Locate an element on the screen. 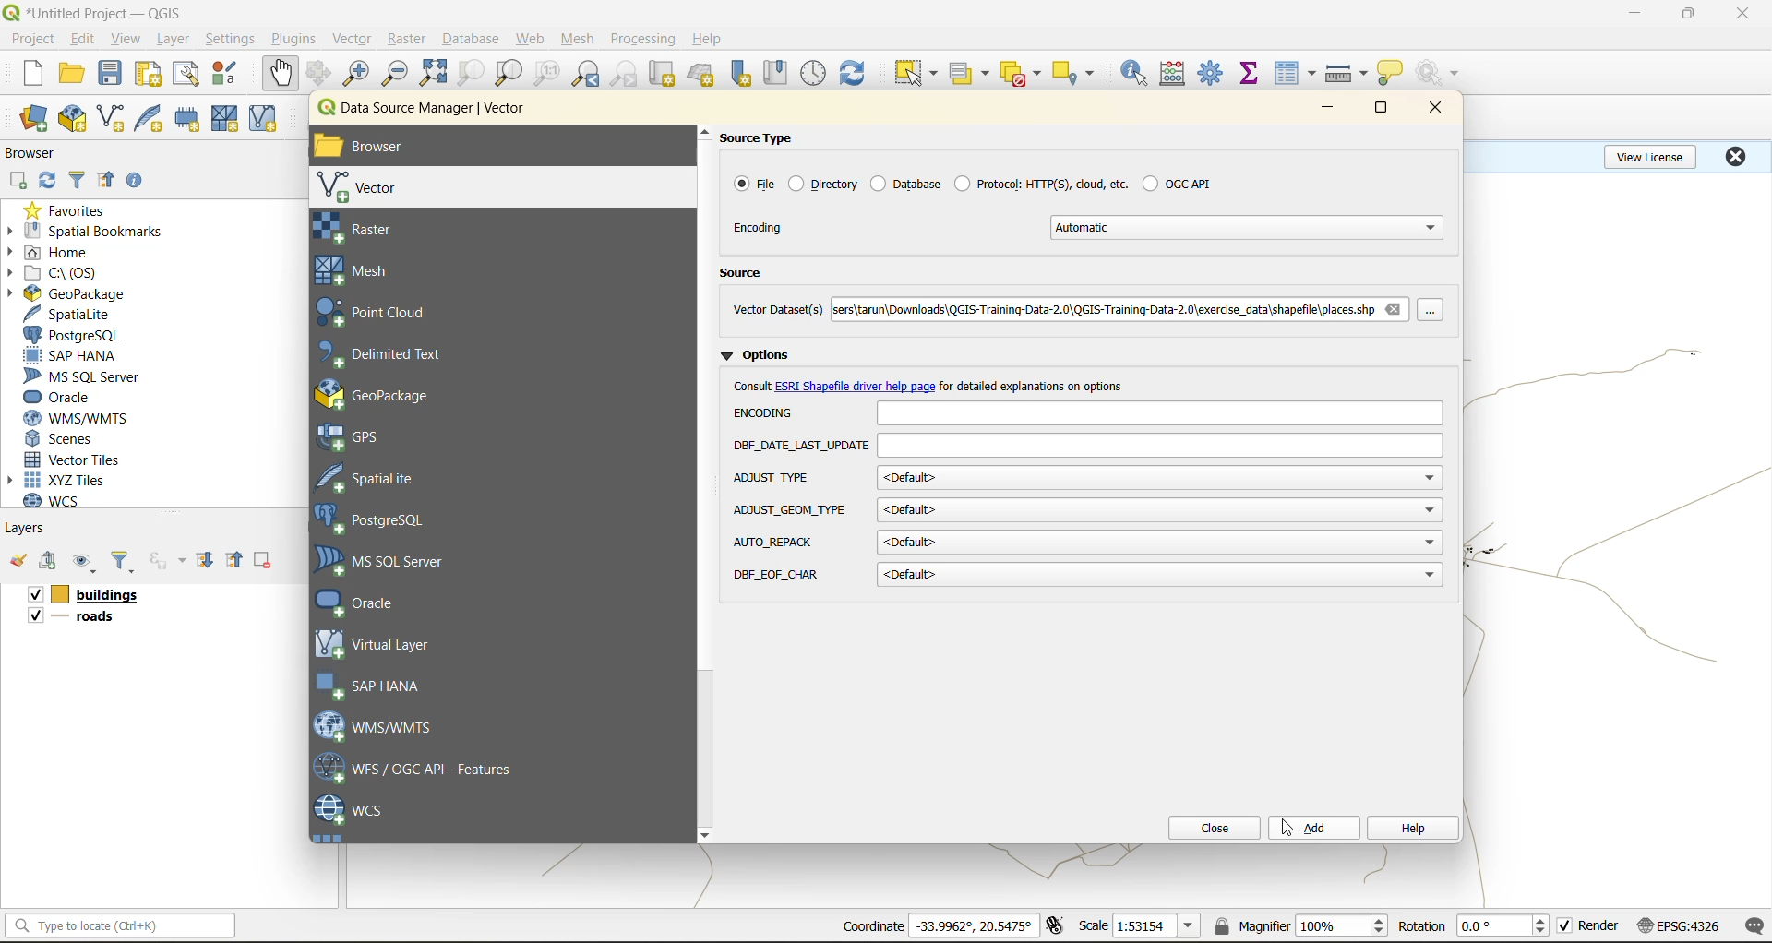  pan to selection is located at coordinates (318, 75).